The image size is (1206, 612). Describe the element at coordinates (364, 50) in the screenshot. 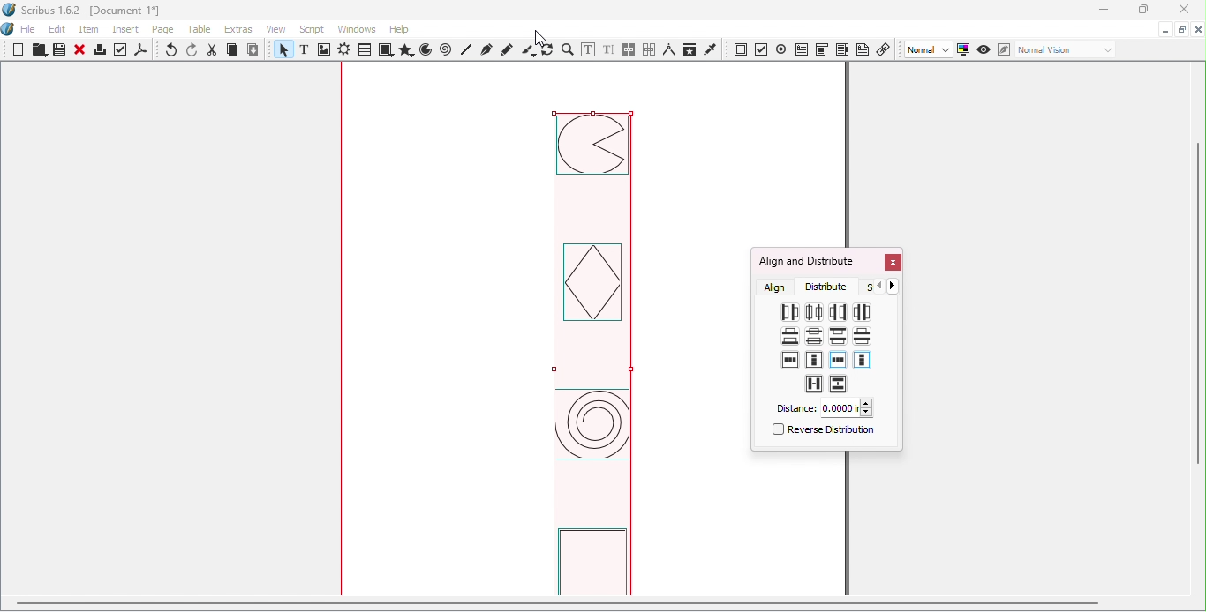

I see `Table` at that location.